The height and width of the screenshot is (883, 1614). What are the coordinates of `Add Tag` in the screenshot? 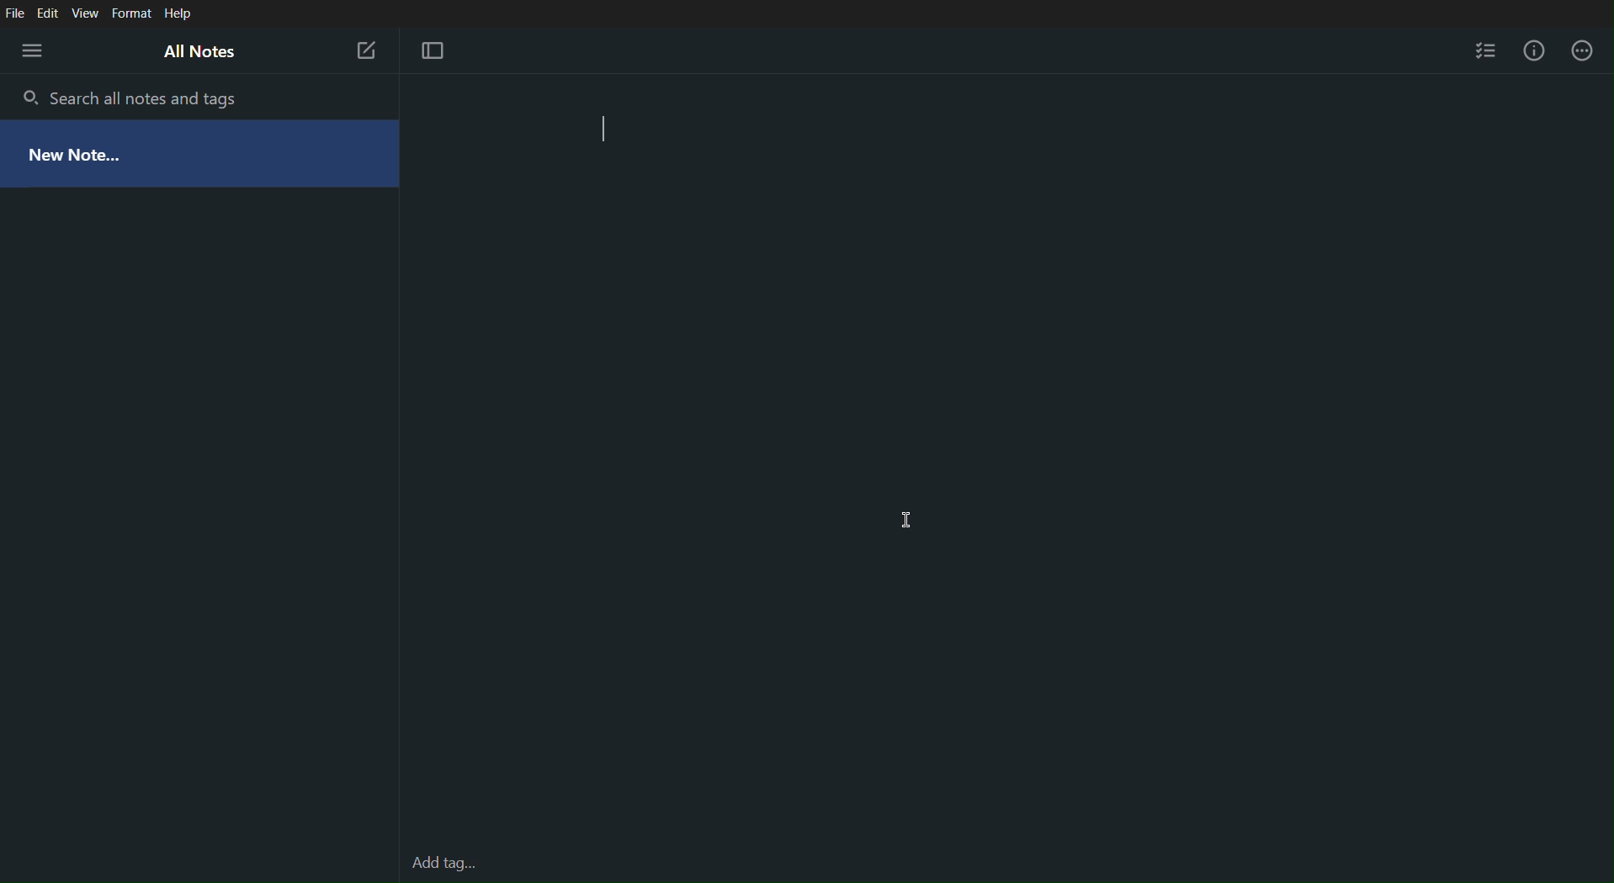 It's located at (443, 864).